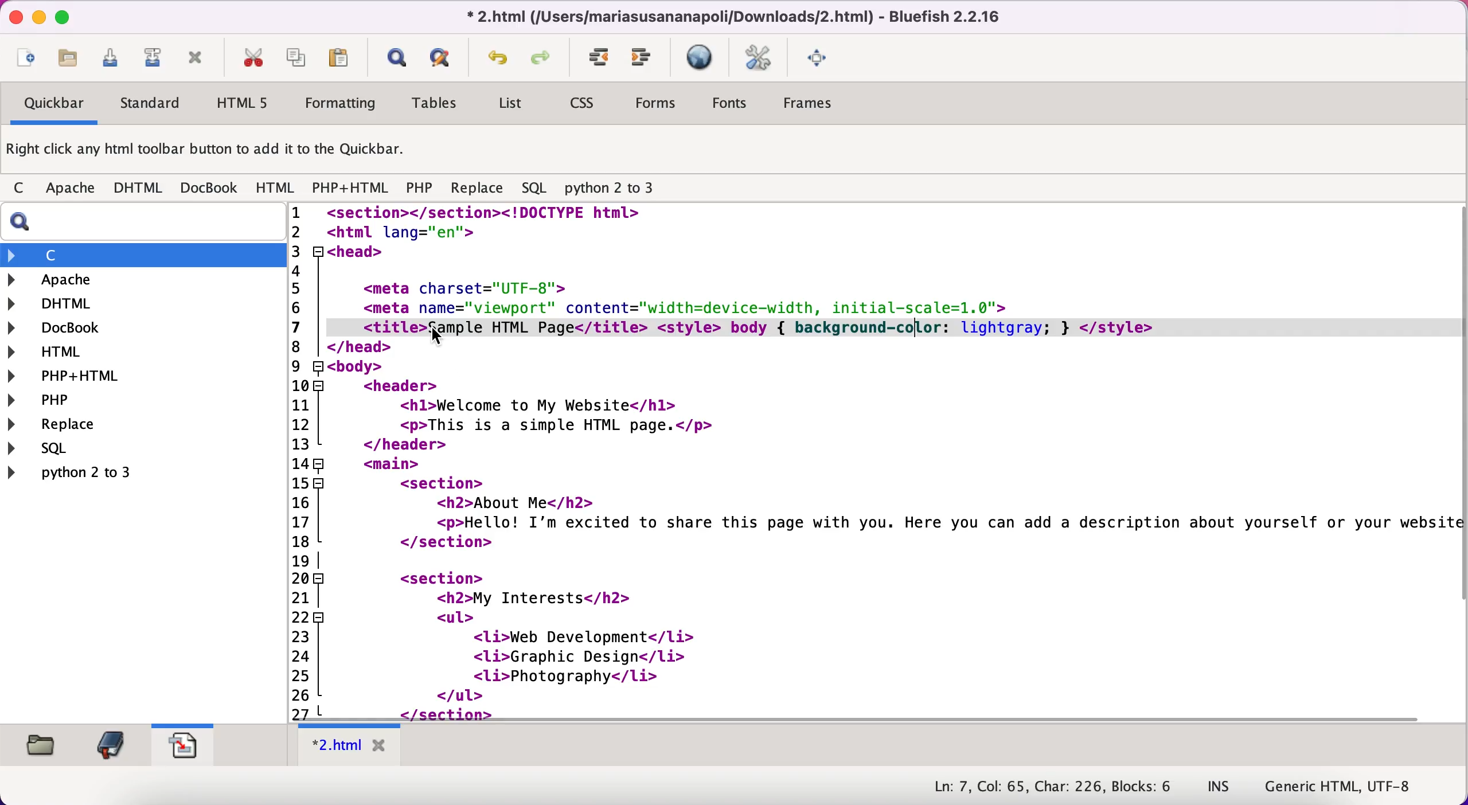 The height and width of the screenshot is (805, 1468). Describe the element at coordinates (759, 59) in the screenshot. I see `edit preferences` at that location.